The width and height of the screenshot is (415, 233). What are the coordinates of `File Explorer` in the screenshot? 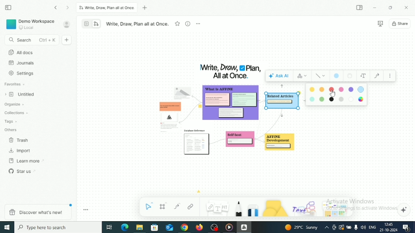 It's located at (139, 228).